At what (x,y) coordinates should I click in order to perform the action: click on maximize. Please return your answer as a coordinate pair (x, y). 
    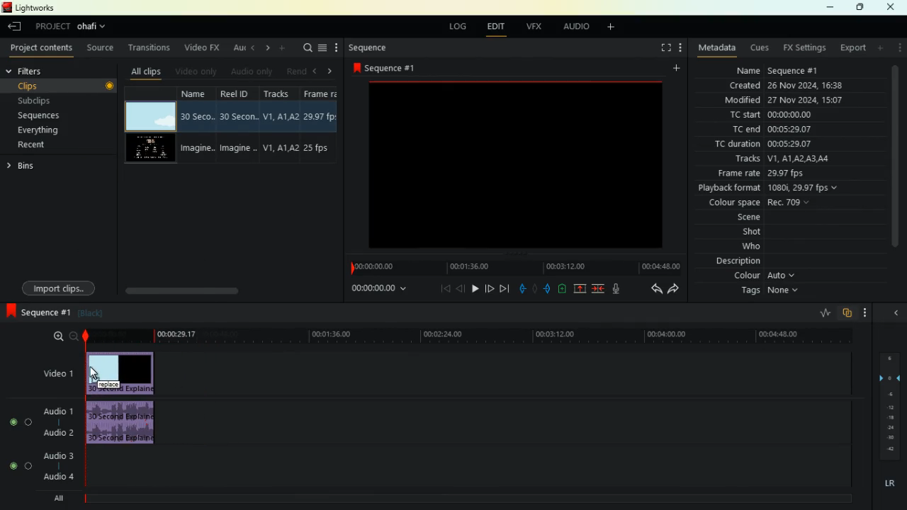
    Looking at the image, I should click on (861, 8).